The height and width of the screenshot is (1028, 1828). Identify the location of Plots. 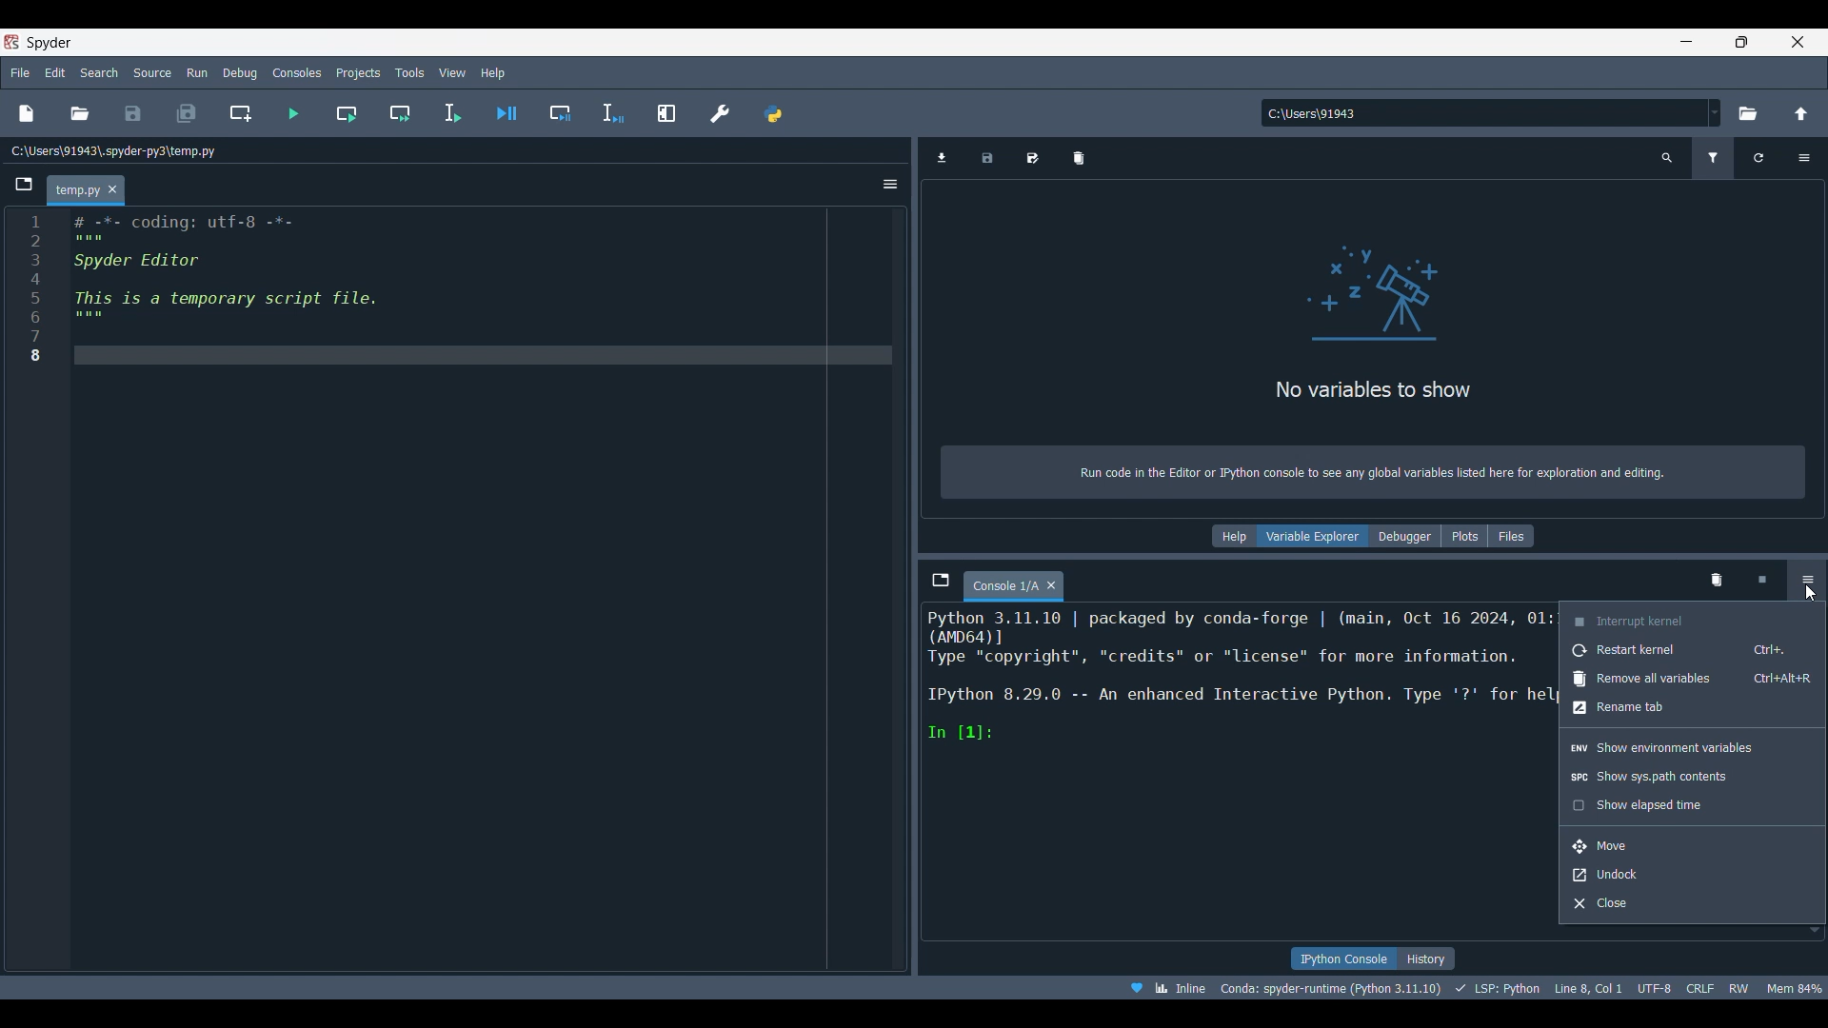
(1464, 536).